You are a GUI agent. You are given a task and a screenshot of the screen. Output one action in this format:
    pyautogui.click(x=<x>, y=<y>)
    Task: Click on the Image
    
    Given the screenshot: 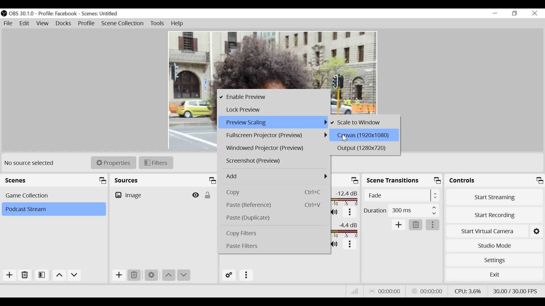 What is the action you would take?
    pyautogui.click(x=149, y=195)
    